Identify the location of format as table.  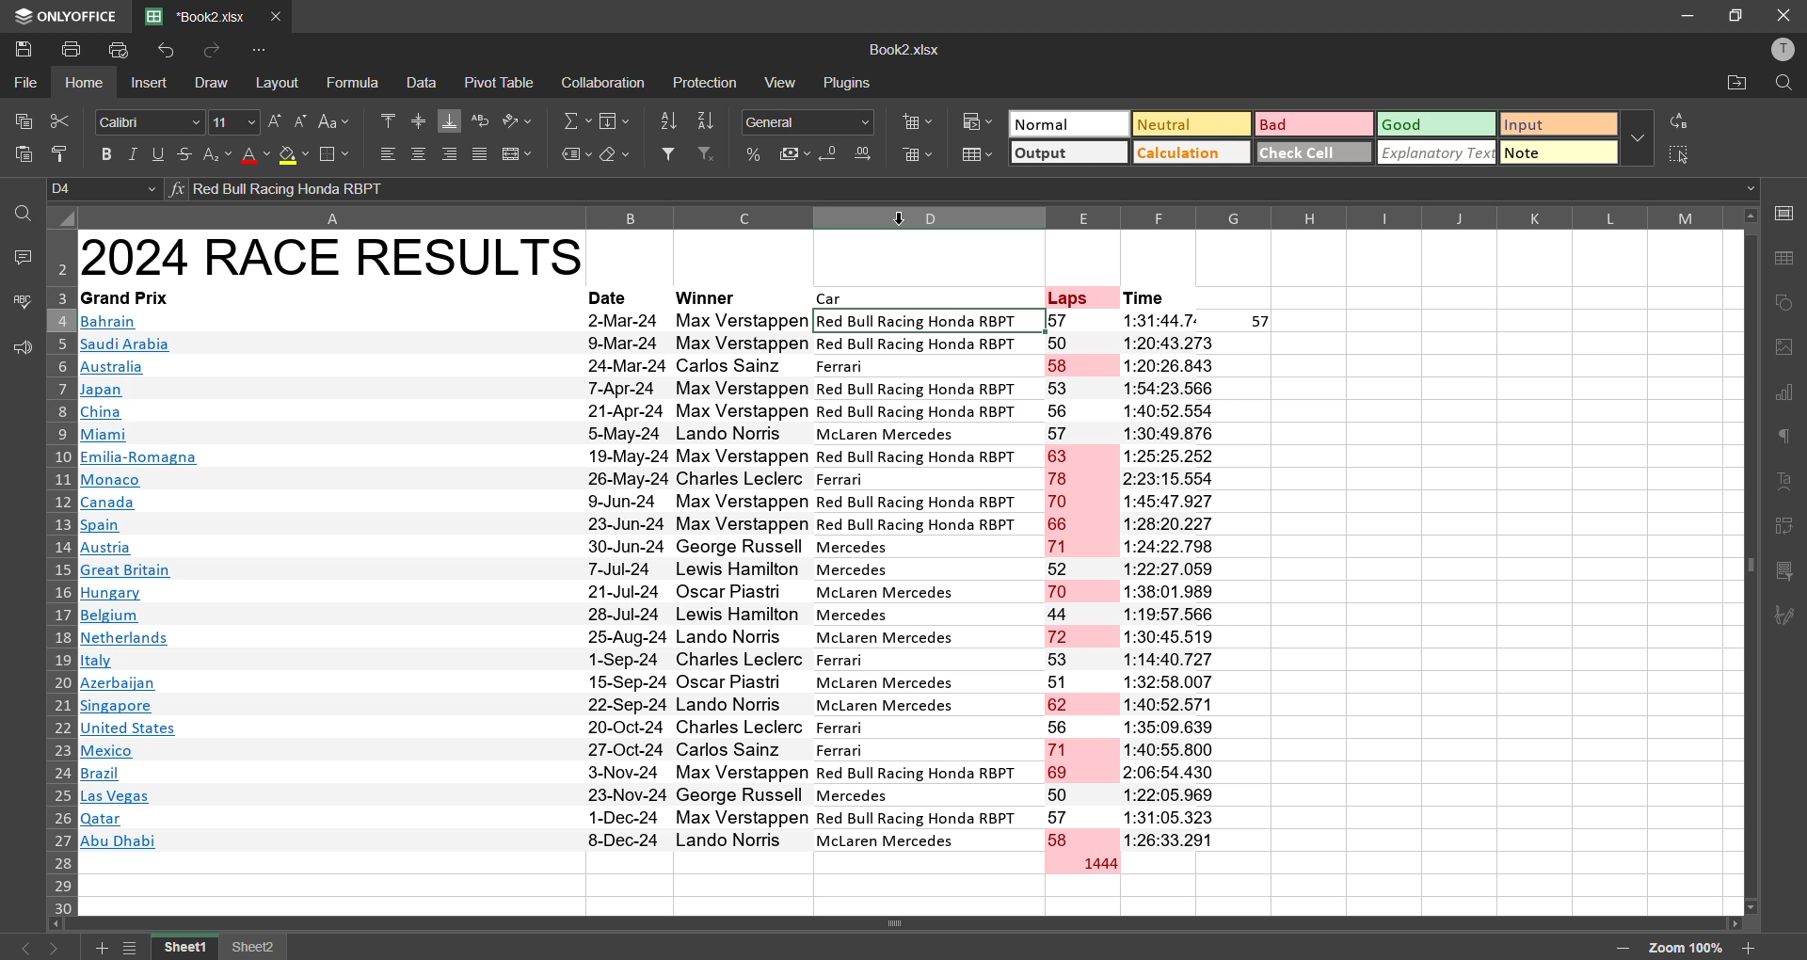
(979, 156).